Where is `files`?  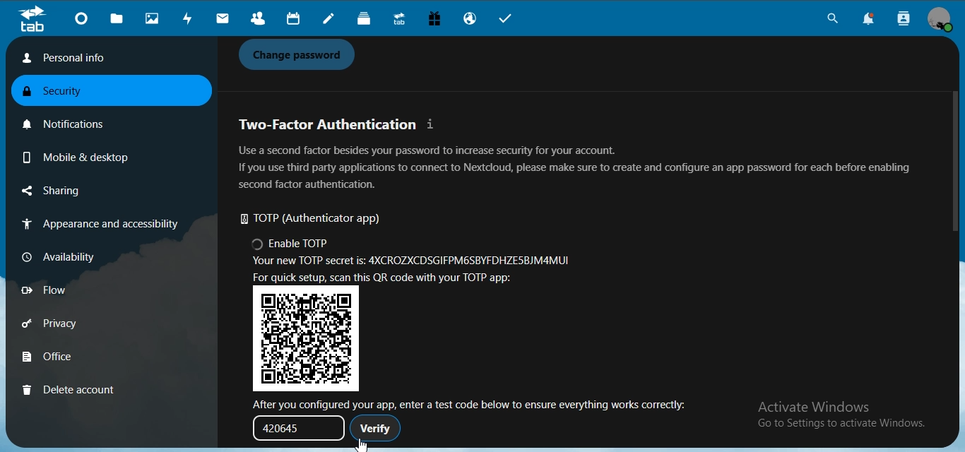
files is located at coordinates (118, 19).